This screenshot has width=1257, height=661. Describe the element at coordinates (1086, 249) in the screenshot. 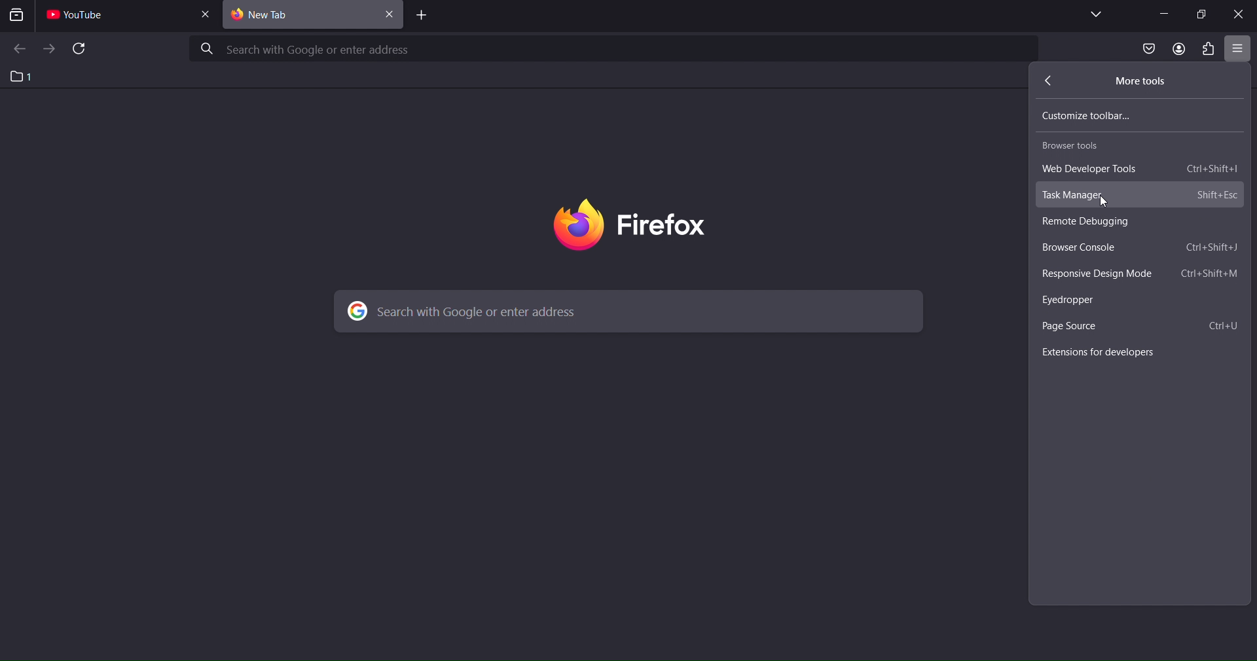

I see `browse controls` at that location.